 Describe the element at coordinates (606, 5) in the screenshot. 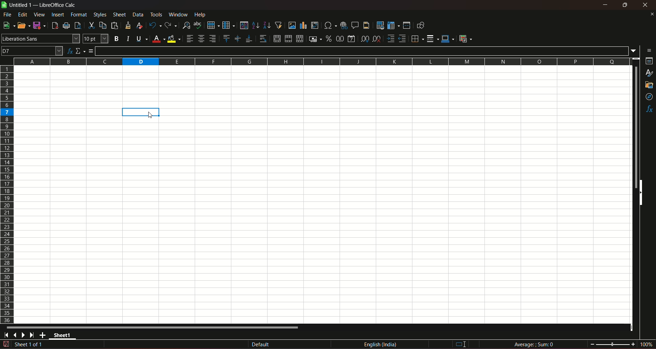

I see `minimize` at that location.